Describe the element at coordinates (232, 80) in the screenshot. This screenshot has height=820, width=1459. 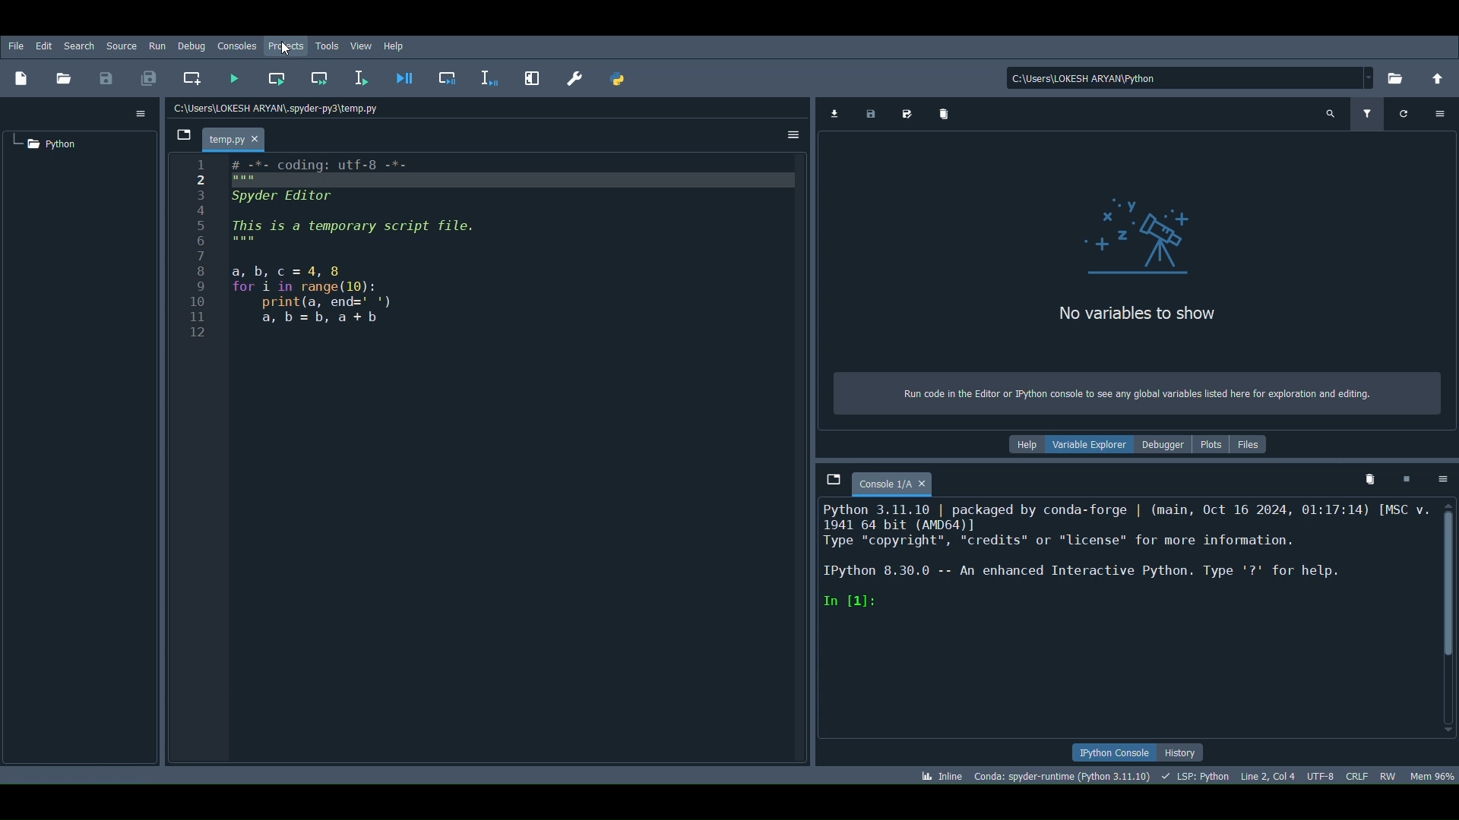
I see `Run file (F5)` at that location.